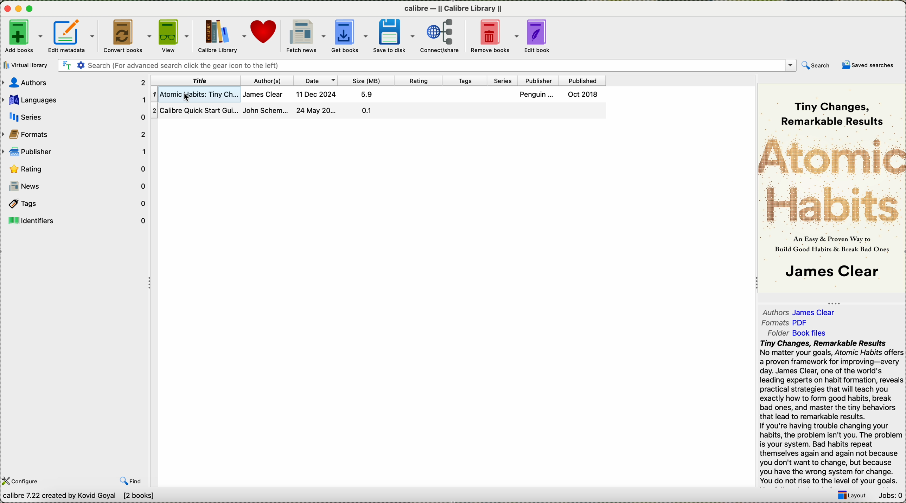 The height and width of the screenshot is (503, 906). What do you see at coordinates (175, 36) in the screenshot?
I see `View` at bounding box center [175, 36].